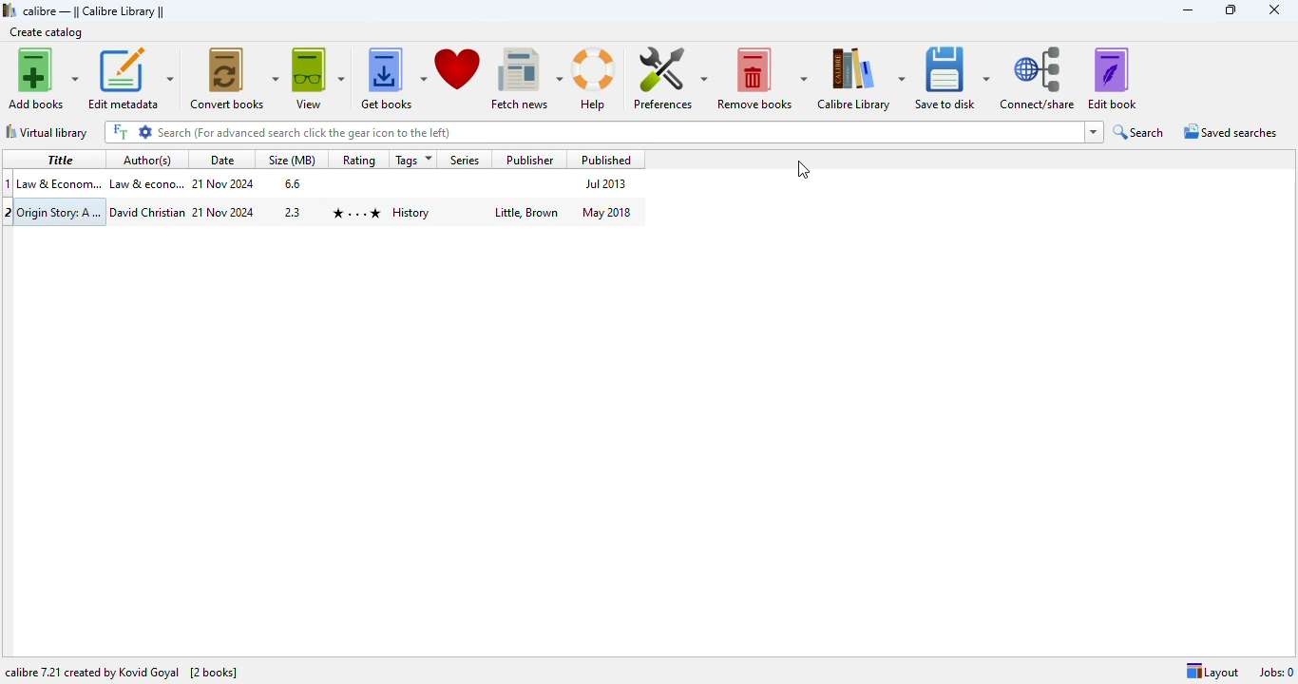  What do you see at coordinates (667, 76) in the screenshot?
I see `preferences` at bounding box center [667, 76].